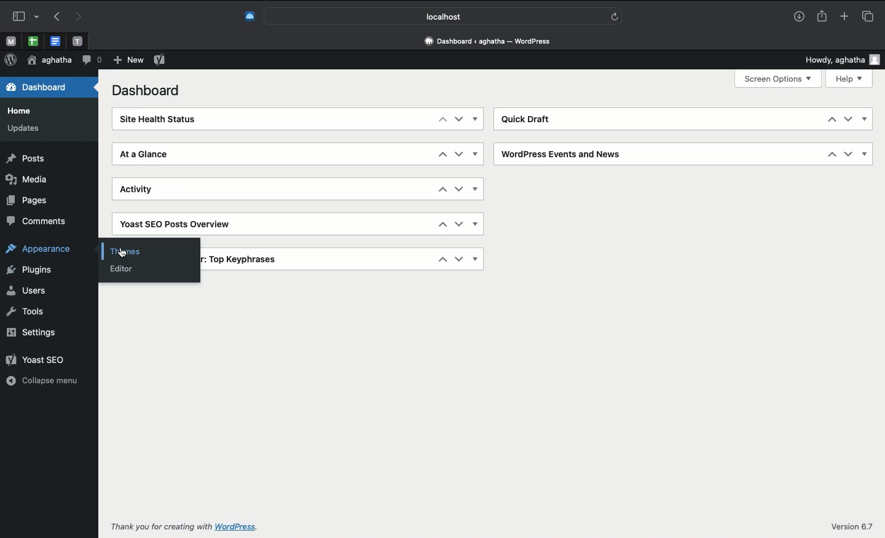 The image size is (885, 538). Describe the element at coordinates (854, 526) in the screenshot. I see `Version 6.7` at that location.